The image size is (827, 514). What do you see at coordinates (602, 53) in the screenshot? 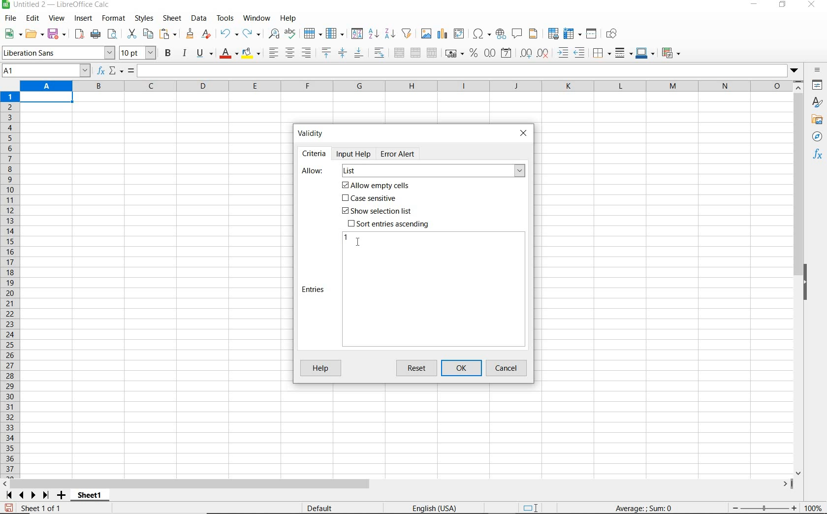
I see `borders` at bounding box center [602, 53].